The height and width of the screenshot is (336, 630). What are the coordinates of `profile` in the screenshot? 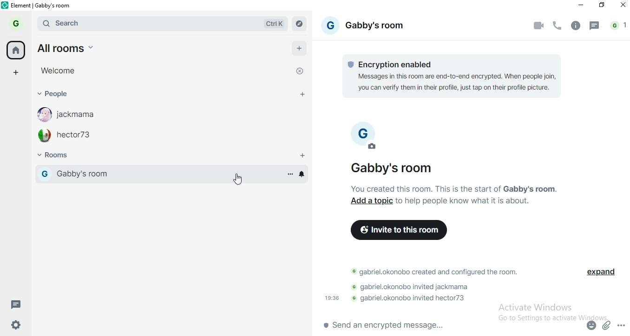 It's located at (15, 23).